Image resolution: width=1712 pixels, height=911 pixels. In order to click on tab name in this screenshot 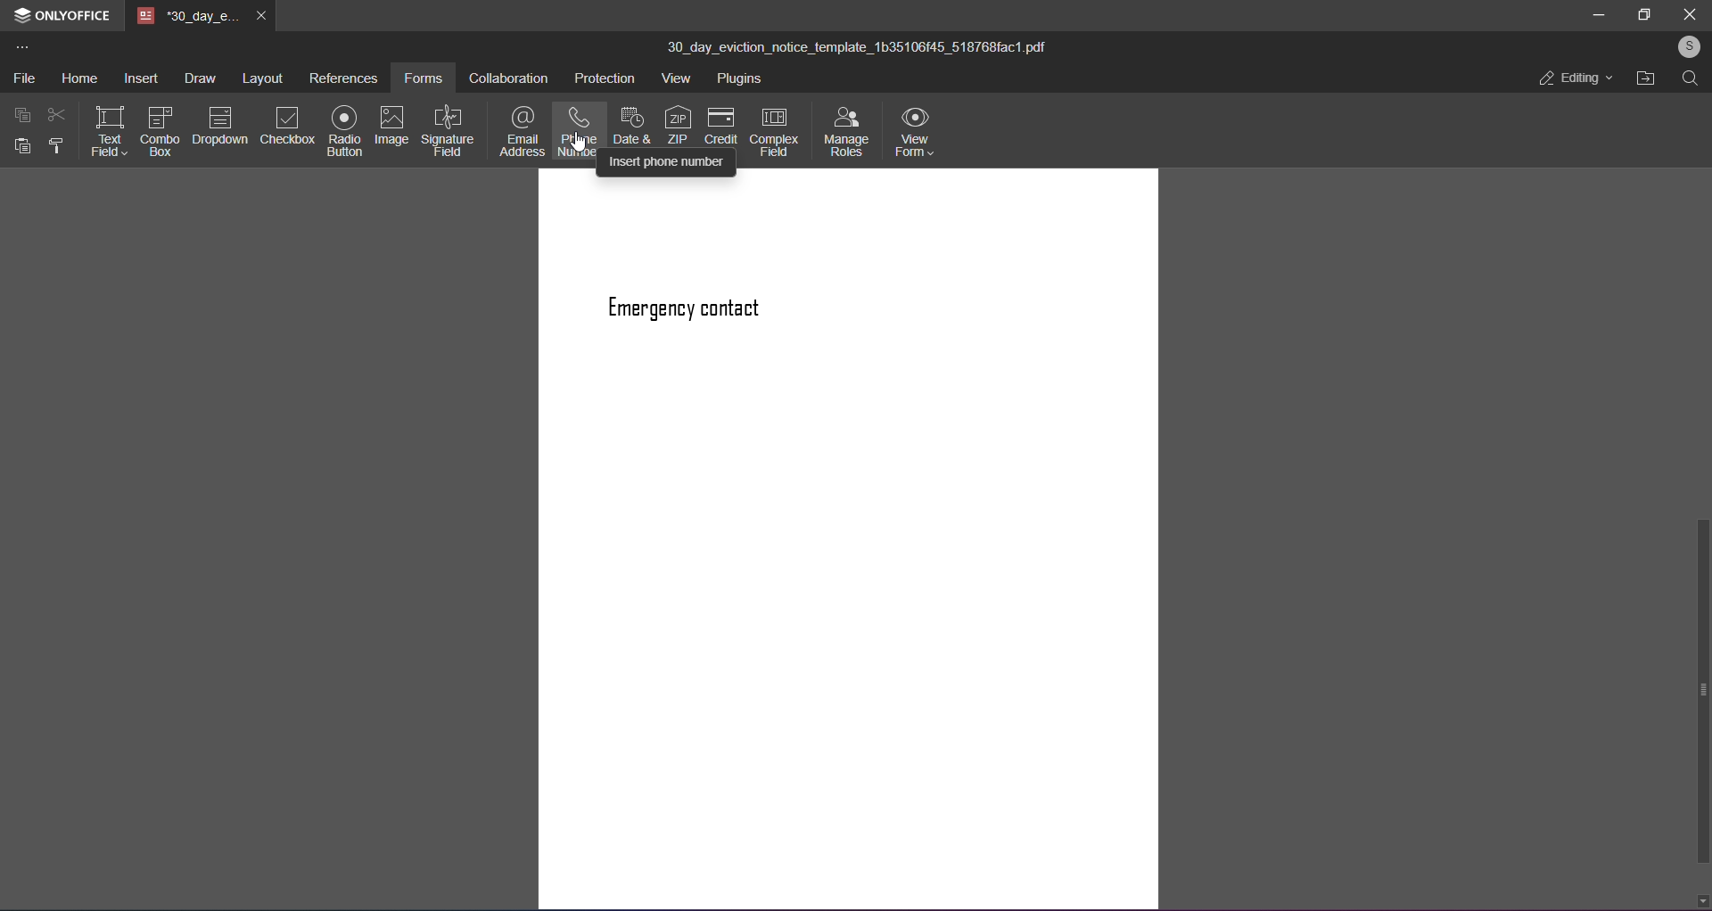, I will do `click(186, 16)`.